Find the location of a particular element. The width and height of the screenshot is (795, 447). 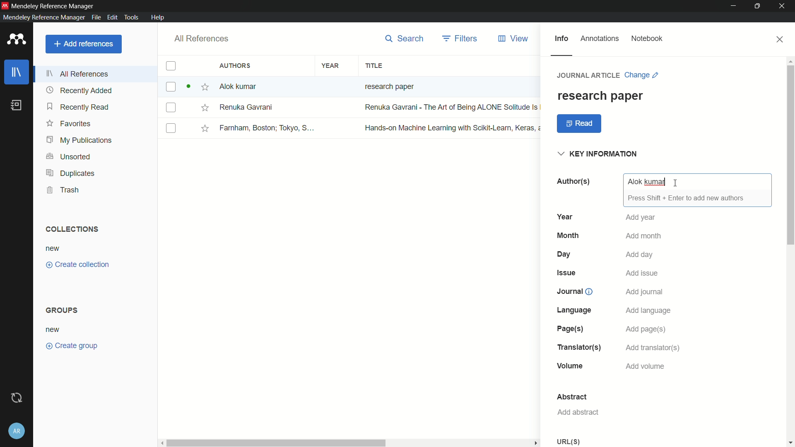

view is located at coordinates (514, 39).